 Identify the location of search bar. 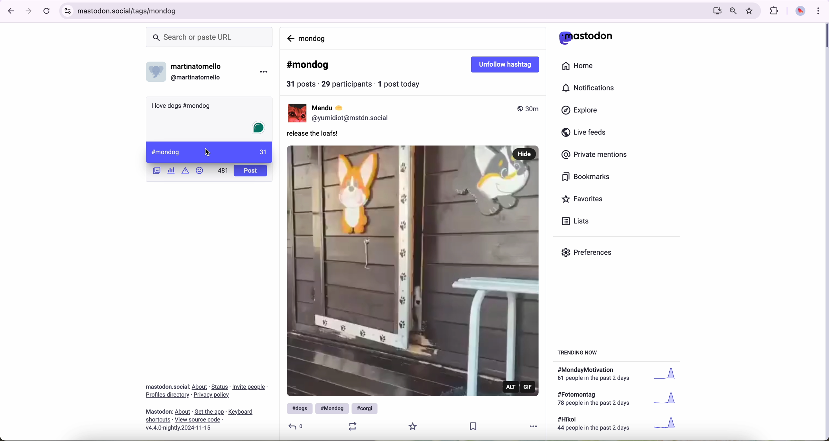
(211, 37).